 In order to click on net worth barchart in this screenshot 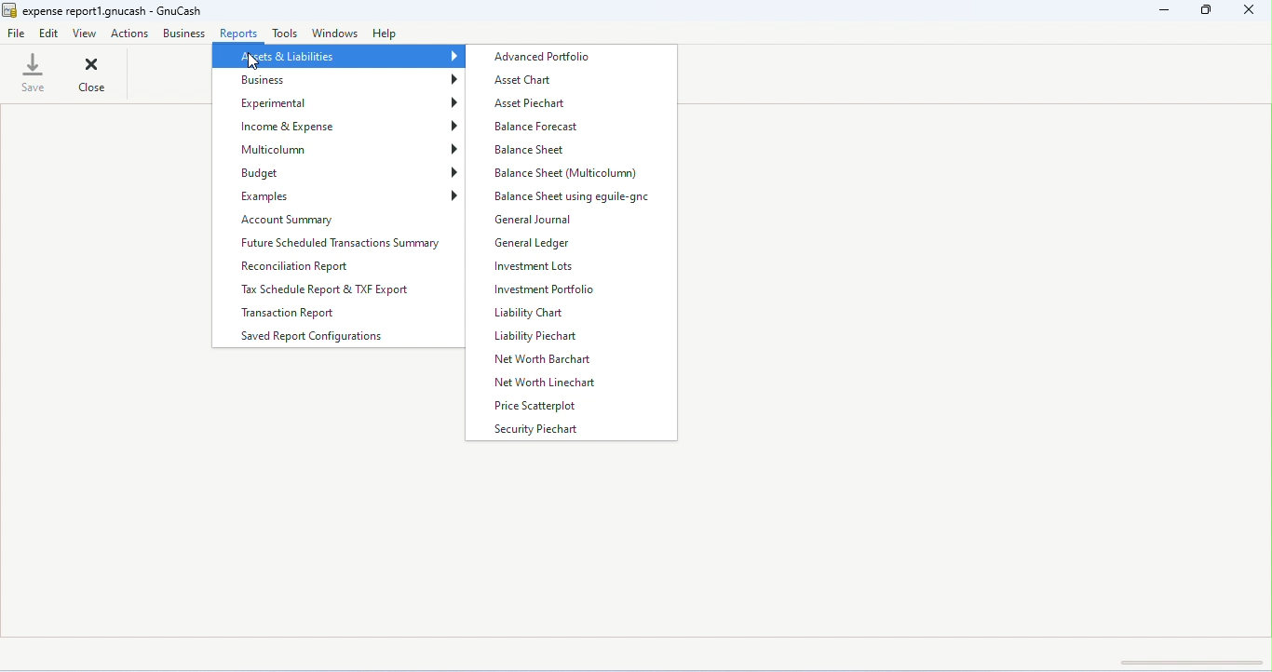, I will do `click(545, 359)`.